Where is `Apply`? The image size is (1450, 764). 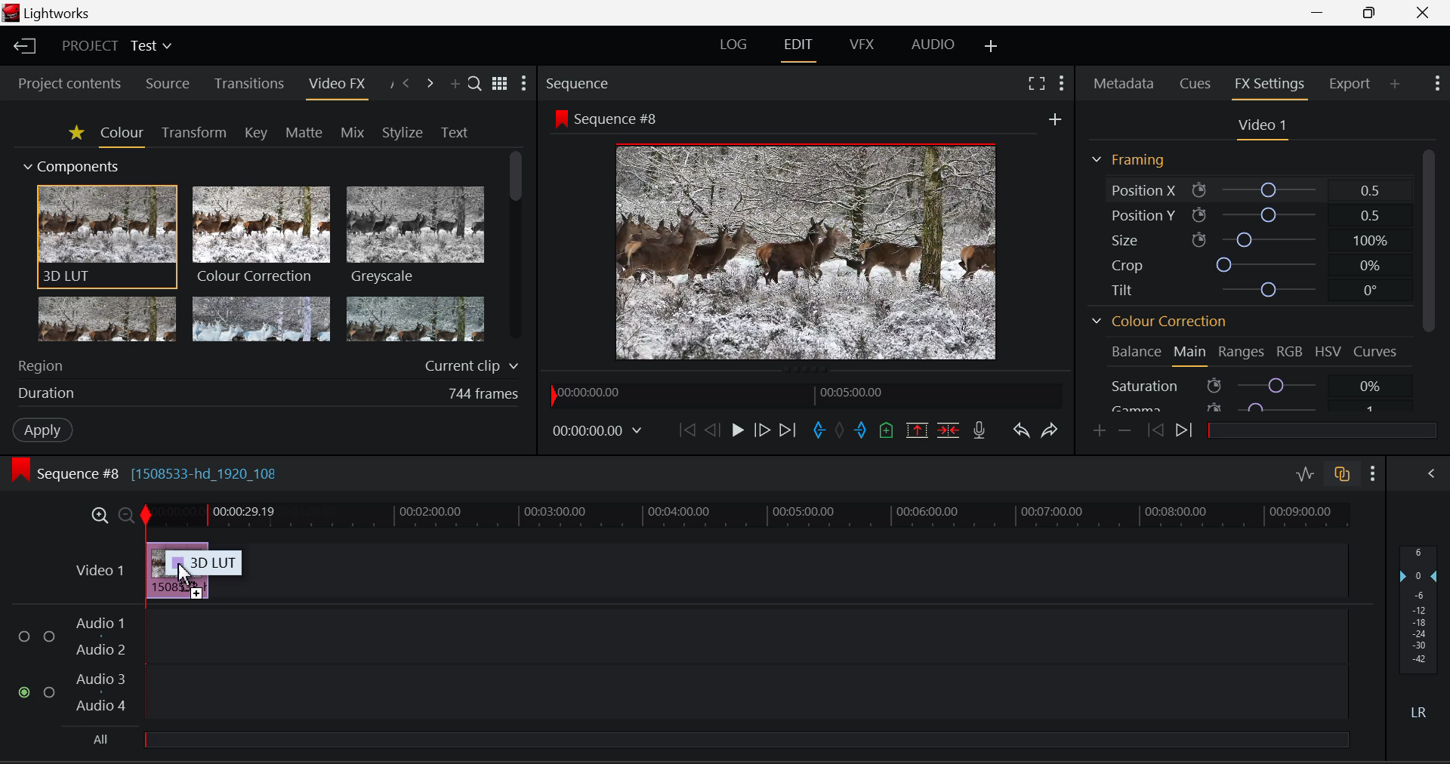 Apply is located at coordinates (40, 430).